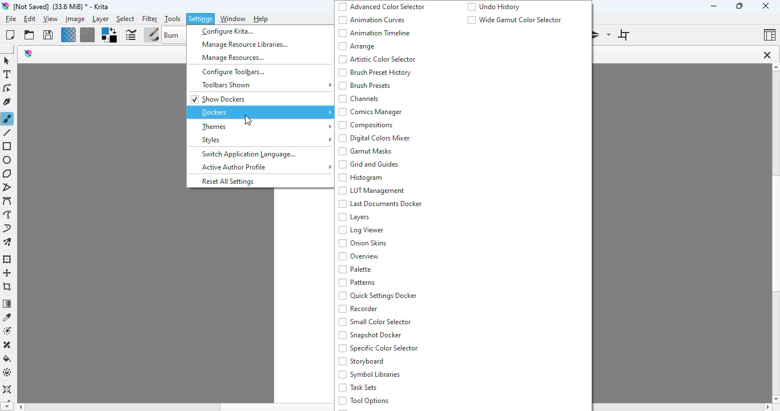  I want to click on draw a gradient, so click(7, 304).